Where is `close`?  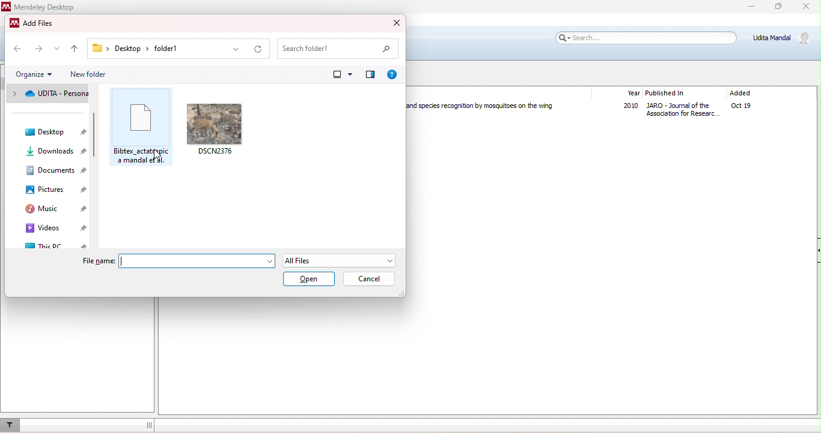 close is located at coordinates (395, 22).